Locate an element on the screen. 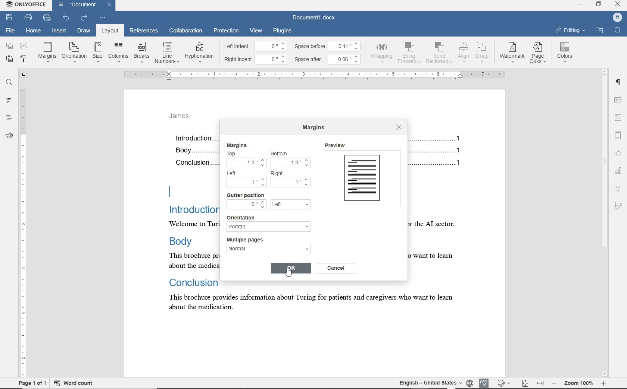 Image resolution: width=627 pixels, height=389 pixels. close is located at coordinates (112, 4).